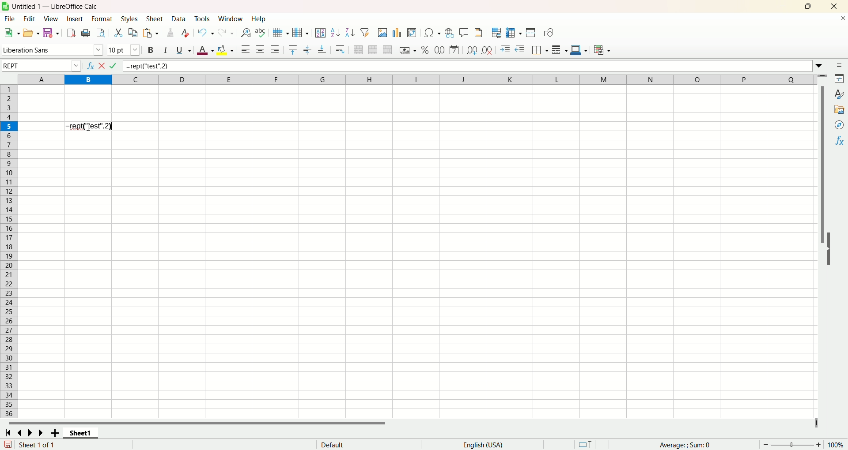  What do you see at coordinates (820, 66) in the screenshot?
I see `Expand formula bar` at bounding box center [820, 66].